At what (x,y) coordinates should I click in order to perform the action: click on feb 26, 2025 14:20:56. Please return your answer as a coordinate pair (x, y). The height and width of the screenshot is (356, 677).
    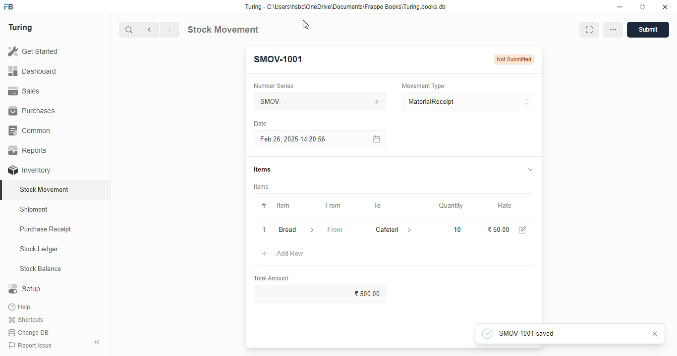
    Looking at the image, I should click on (295, 139).